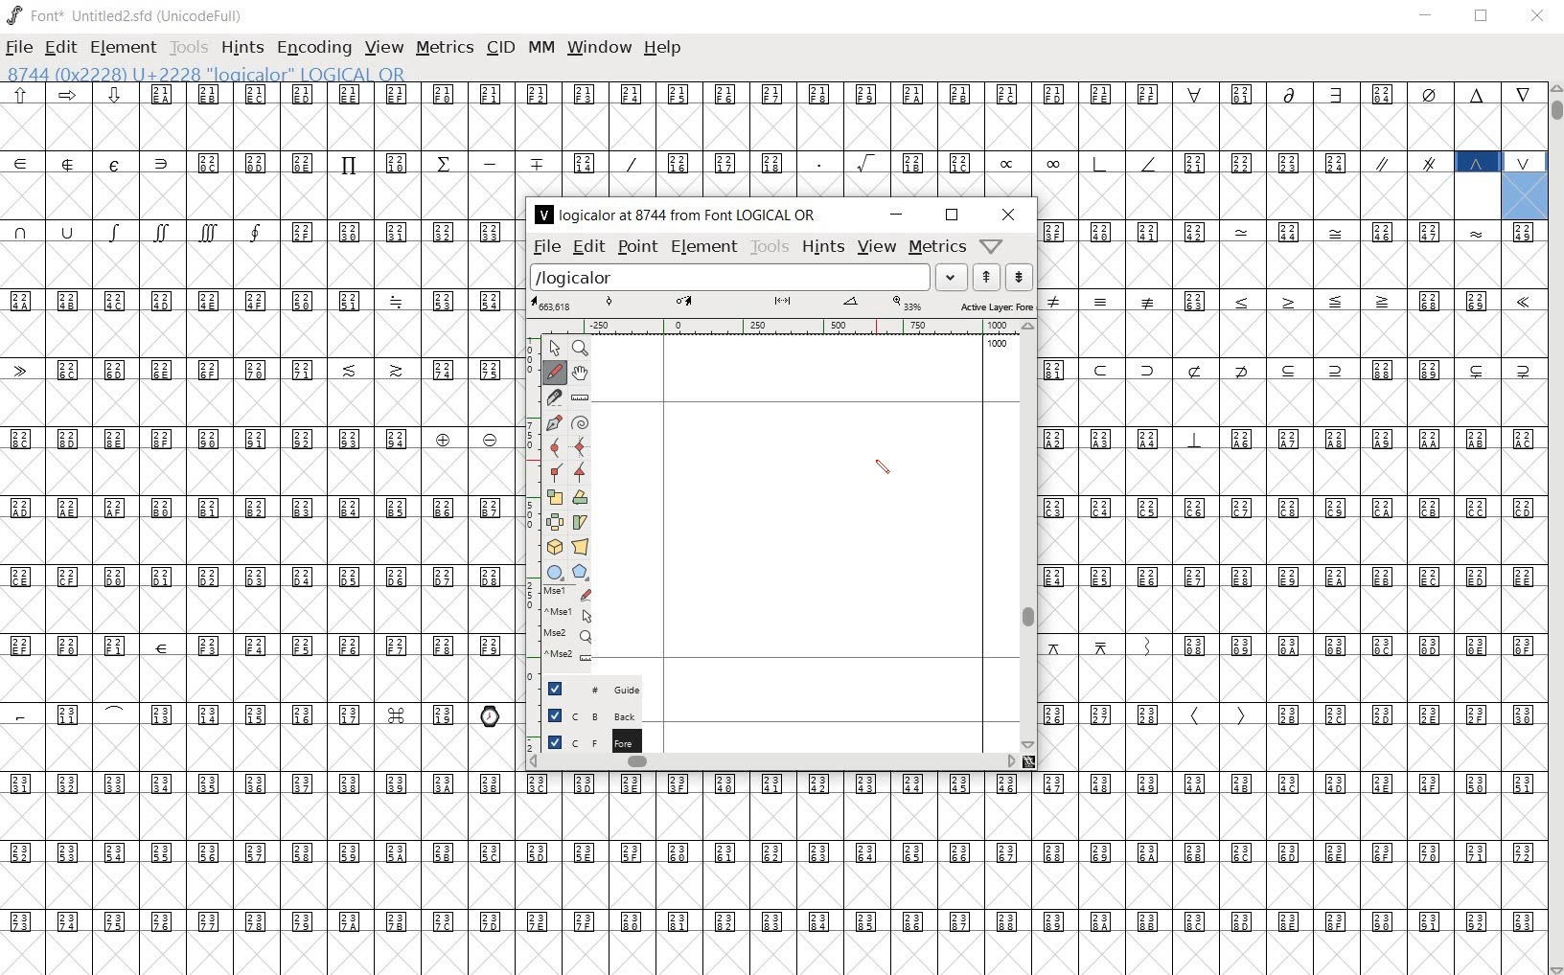  Describe the element at coordinates (1483, 19) in the screenshot. I see `restore` at that location.